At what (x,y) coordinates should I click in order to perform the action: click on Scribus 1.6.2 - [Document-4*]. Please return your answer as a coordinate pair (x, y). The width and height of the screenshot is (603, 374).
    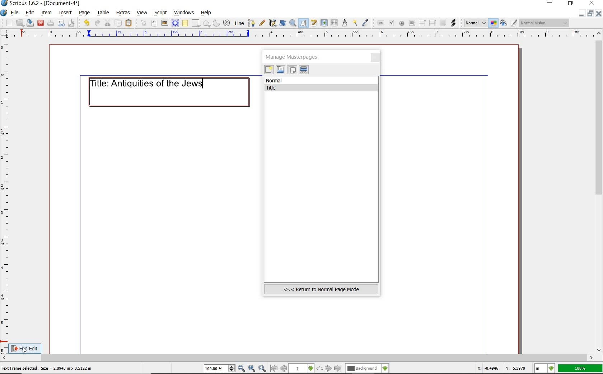
    Looking at the image, I should click on (41, 4).